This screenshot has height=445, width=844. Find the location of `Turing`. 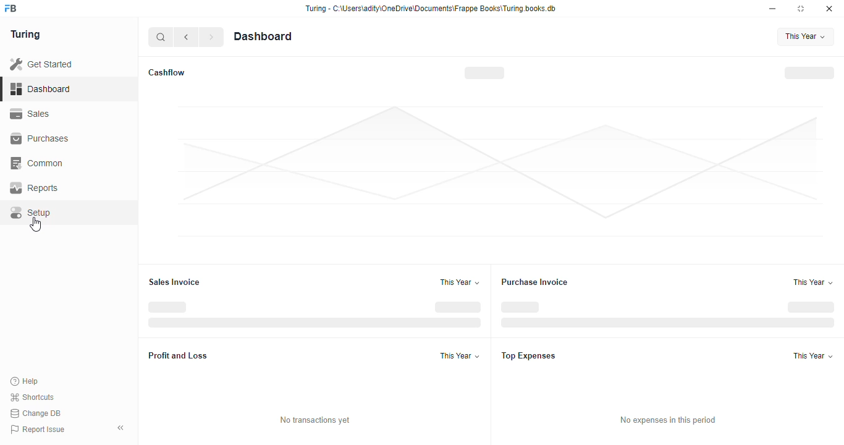

Turing is located at coordinates (29, 35).